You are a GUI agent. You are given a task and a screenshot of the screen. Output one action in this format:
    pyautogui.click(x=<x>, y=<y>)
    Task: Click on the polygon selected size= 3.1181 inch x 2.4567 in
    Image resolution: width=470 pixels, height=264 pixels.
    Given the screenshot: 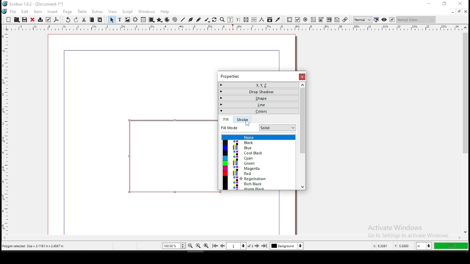 What is the action you would take?
    pyautogui.click(x=35, y=247)
    